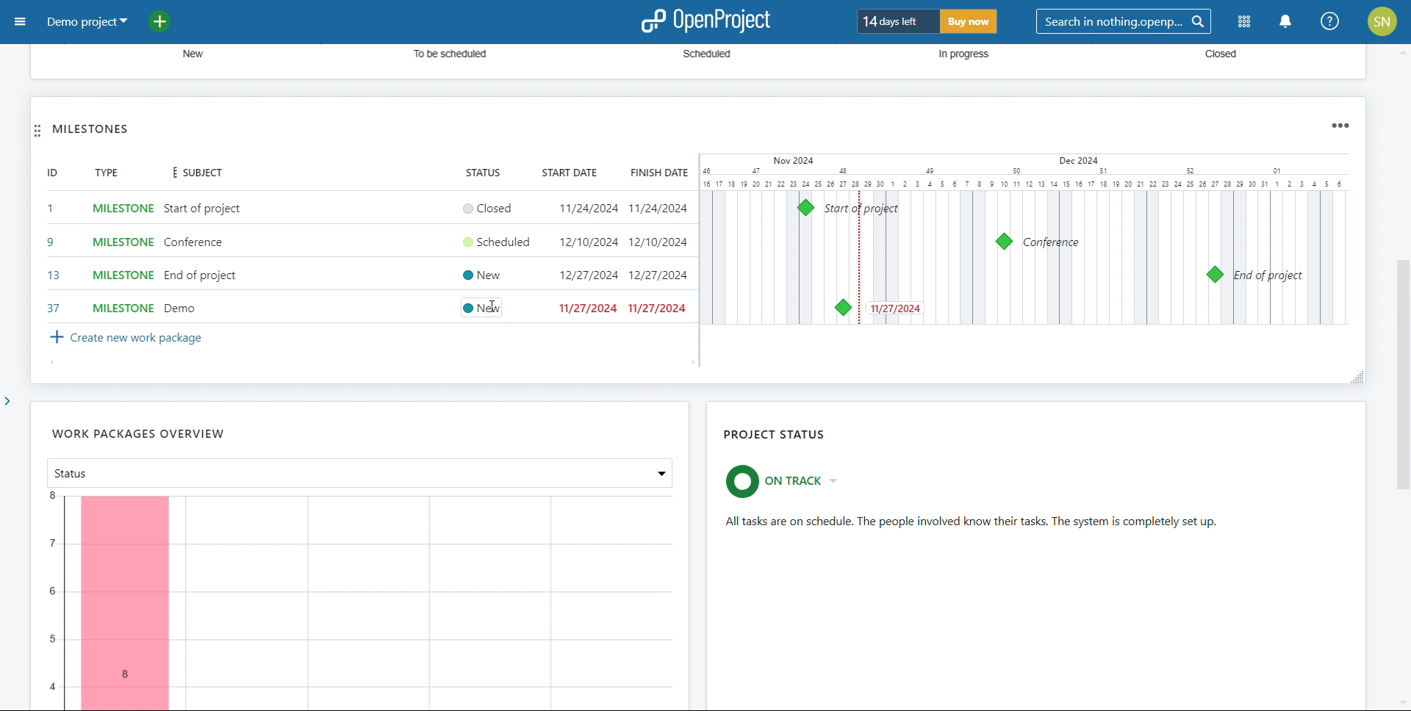 The width and height of the screenshot is (1411, 711). What do you see at coordinates (1338, 127) in the screenshot?
I see `widget options` at bounding box center [1338, 127].